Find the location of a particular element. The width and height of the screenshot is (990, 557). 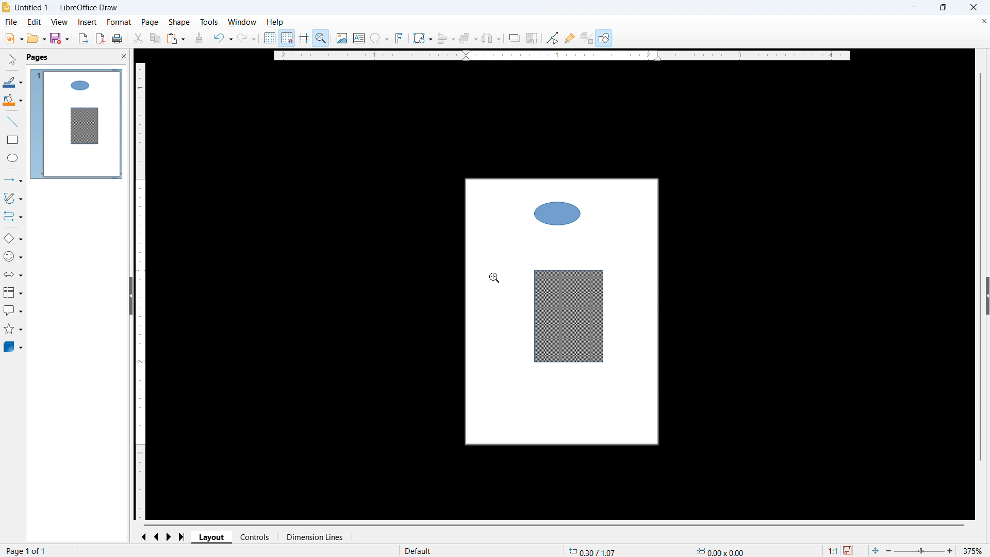

Vertical scroll bar  is located at coordinates (980, 267).